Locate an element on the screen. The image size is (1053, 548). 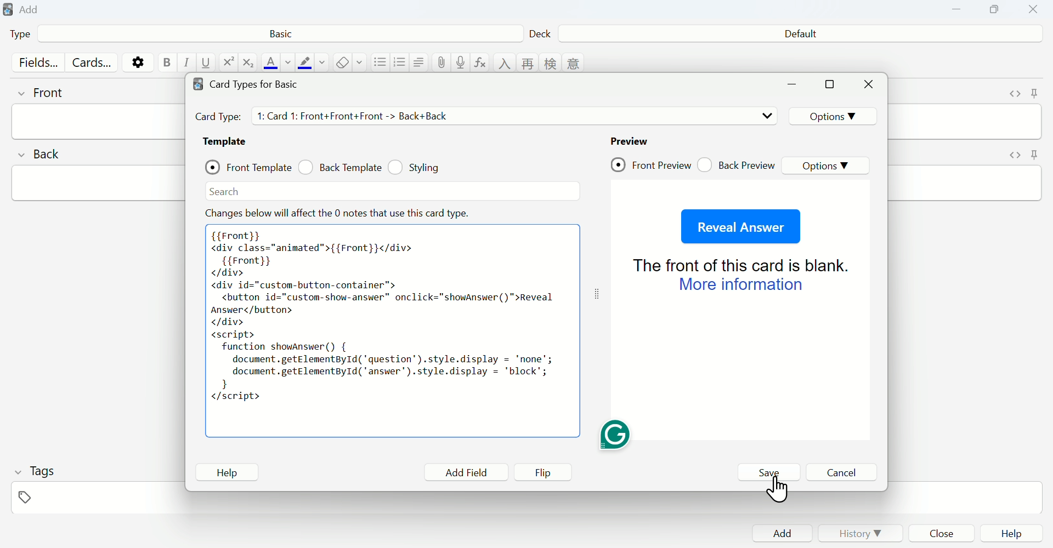
Tags is located at coordinates (41, 470).